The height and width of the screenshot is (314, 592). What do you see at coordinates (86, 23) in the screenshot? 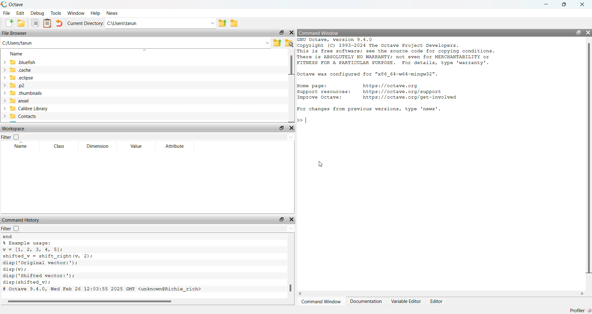
I see `current directory` at bounding box center [86, 23].